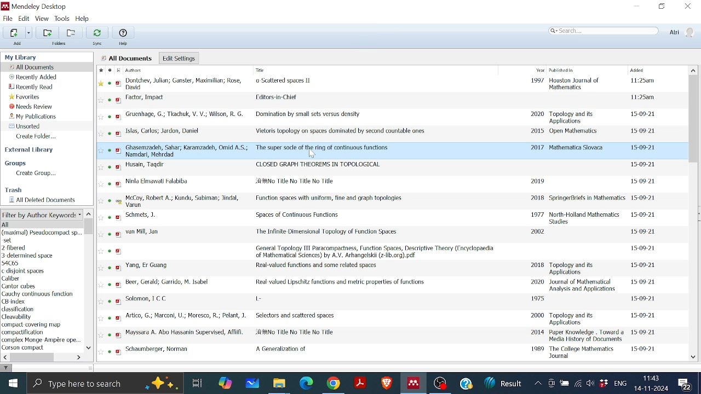 The width and height of the screenshot is (701, 394). What do you see at coordinates (387, 350) in the screenshot?
I see `A Generation of` at bounding box center [387, 350].